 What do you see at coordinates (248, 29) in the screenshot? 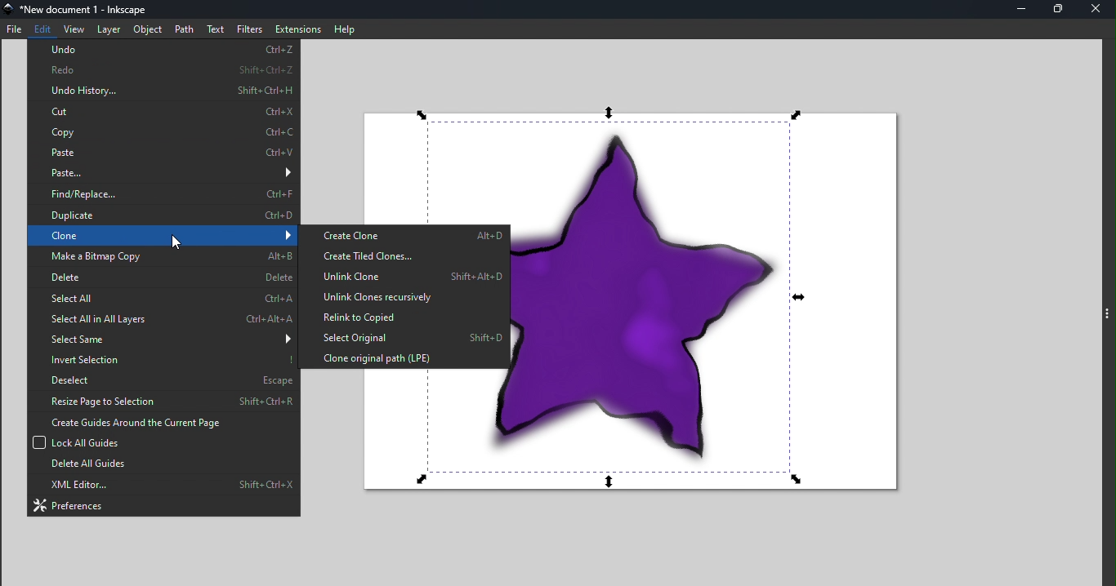
I see `Filters` at bounding box center [248, 29].